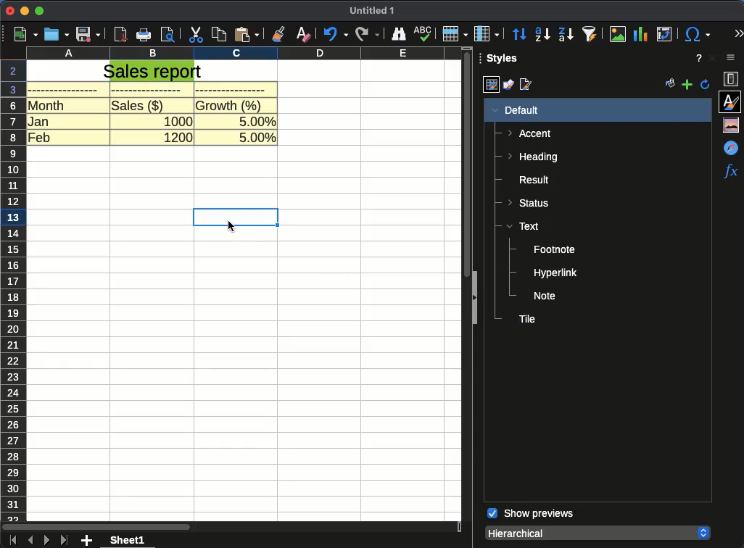  What do you see at coordinates (546, 296) in the screenshot?
I see `note` at bounding box center [546, 296].